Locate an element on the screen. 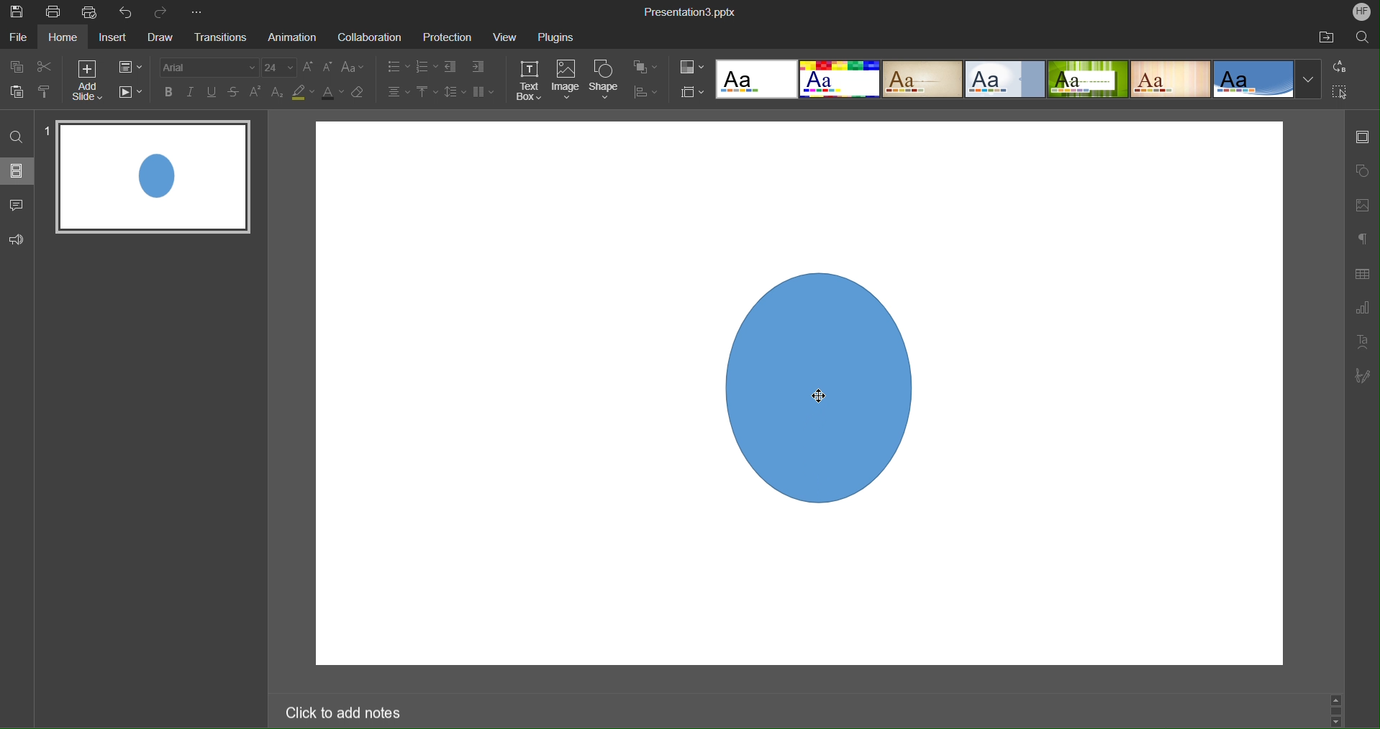 This screenshot has width=1380, height=729. Draw is located at coordinates (162, 39).